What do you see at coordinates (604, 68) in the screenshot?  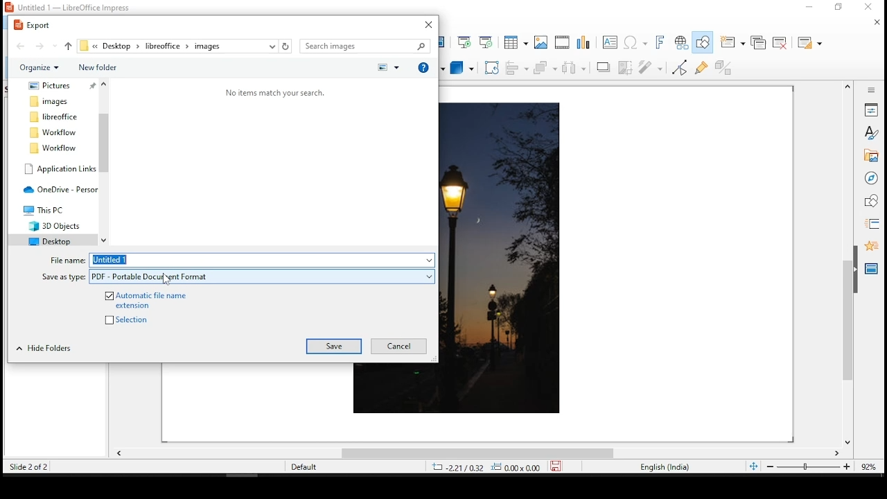 I see `shadow` at bounding box center [604, 68].